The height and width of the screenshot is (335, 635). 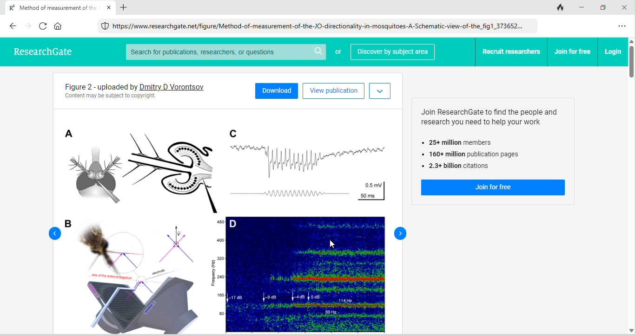 I want to click on option, so click(x=623, y=26).